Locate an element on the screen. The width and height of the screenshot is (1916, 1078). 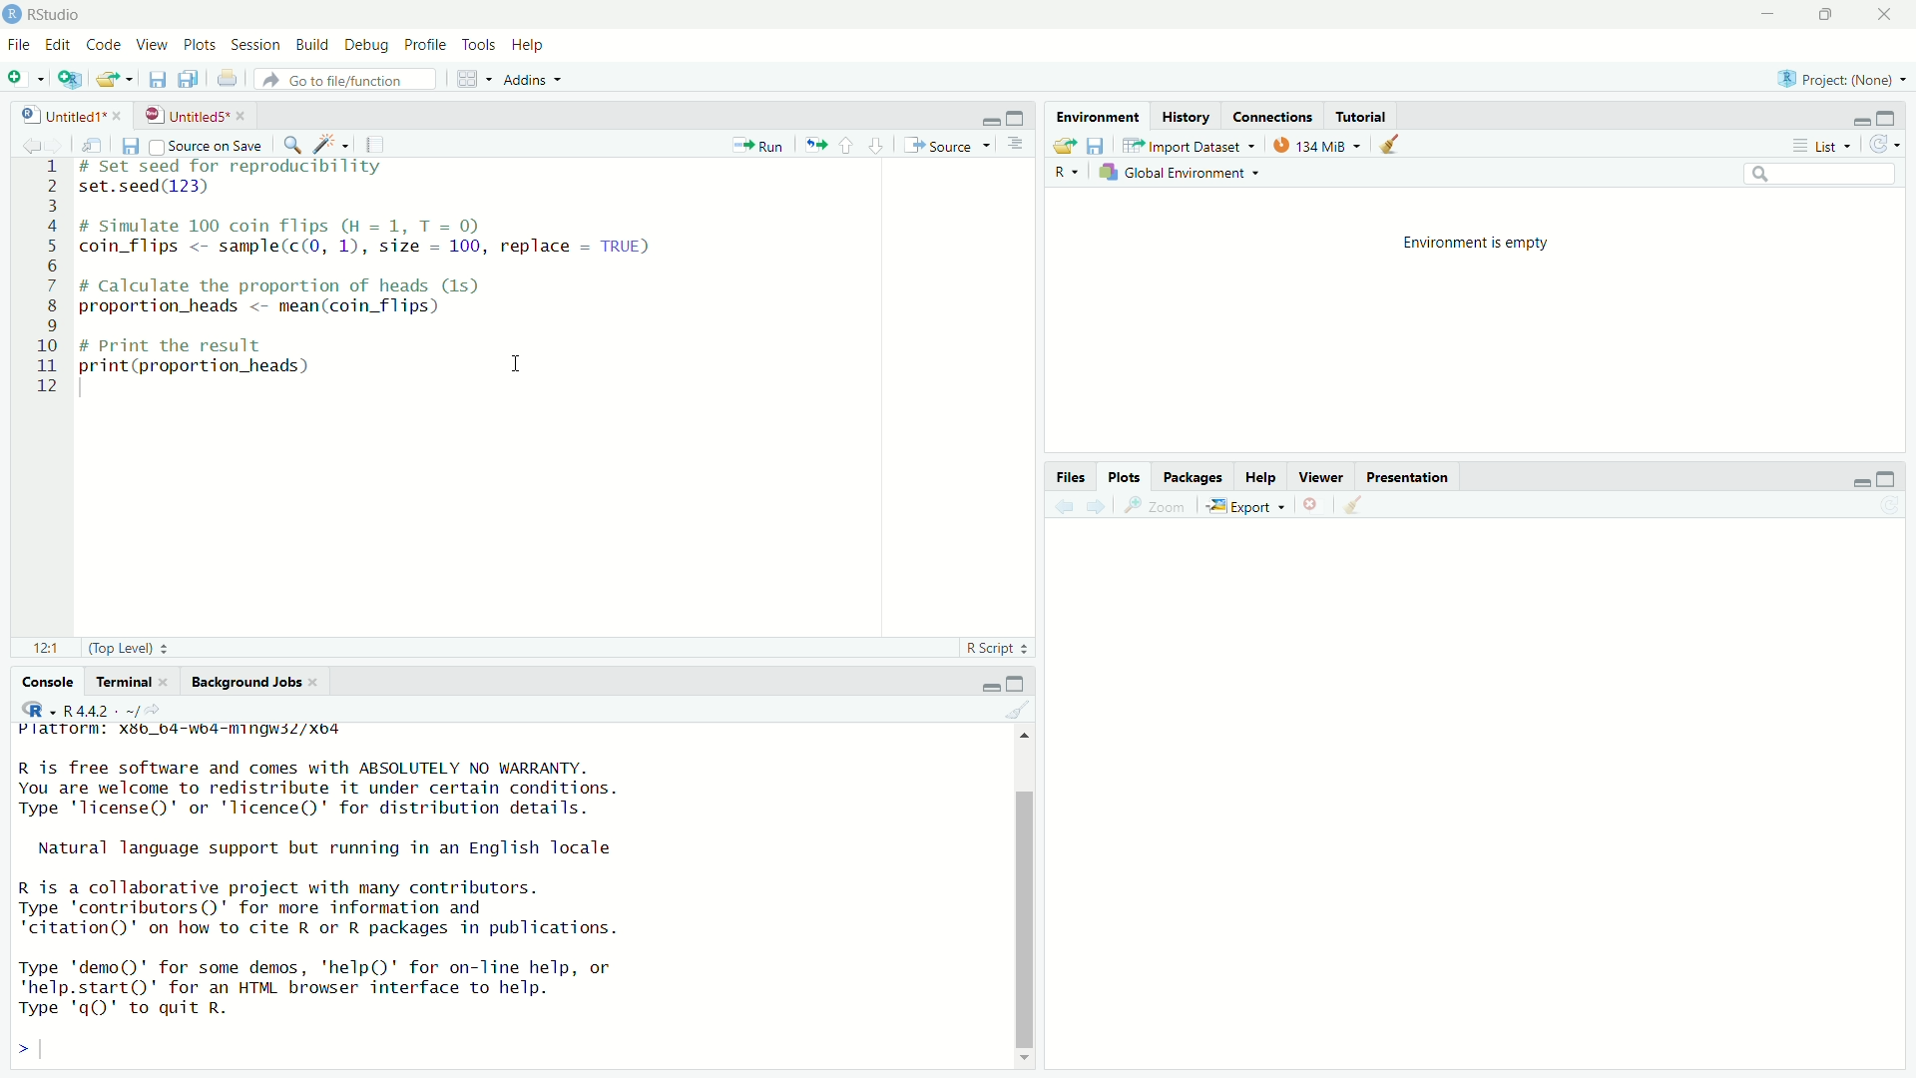
addins is located at coordinates (533, 79).